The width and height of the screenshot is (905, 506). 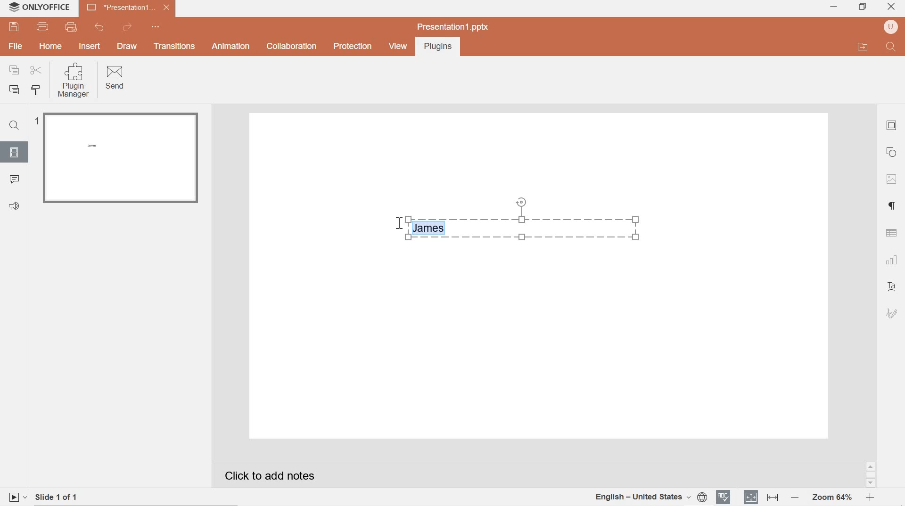 What do you see at coordinates (870, 475) in the screenshot?
I see `scrollbar` at bounding box center [870, 475].